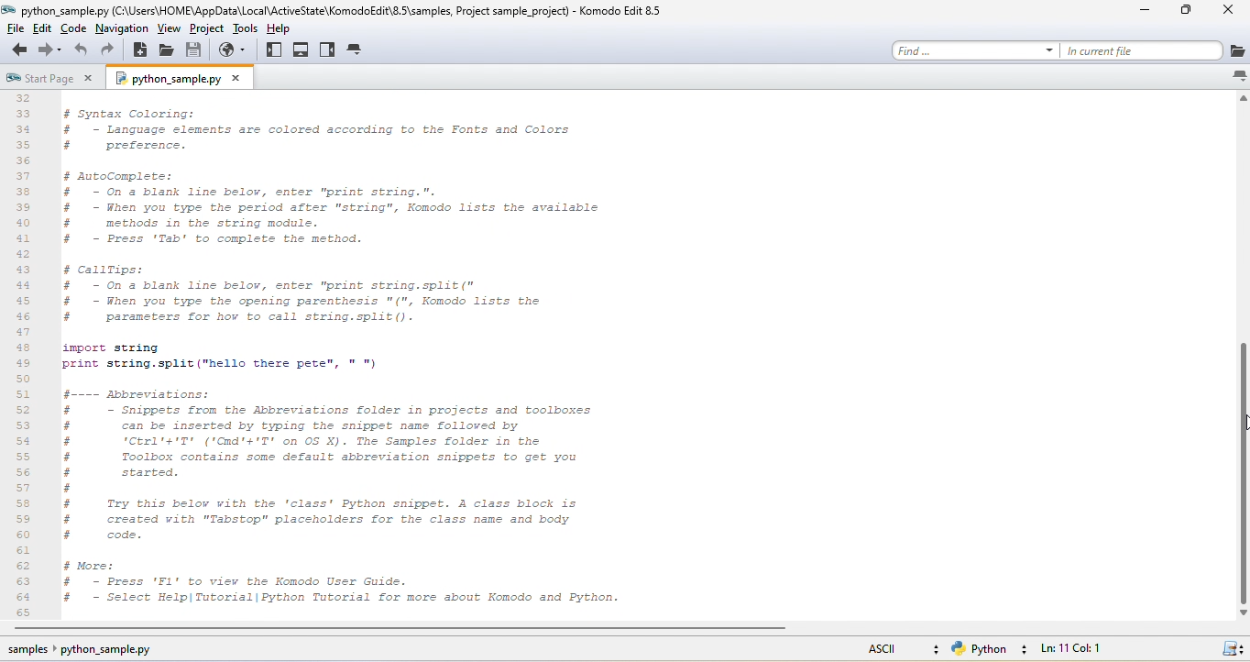 Image resolution: width=1250 pixels, height=662 pixels. What do you see at coordinates (50, 51) in the screenshot?
I see `forward` at bounding box center [50, 51].